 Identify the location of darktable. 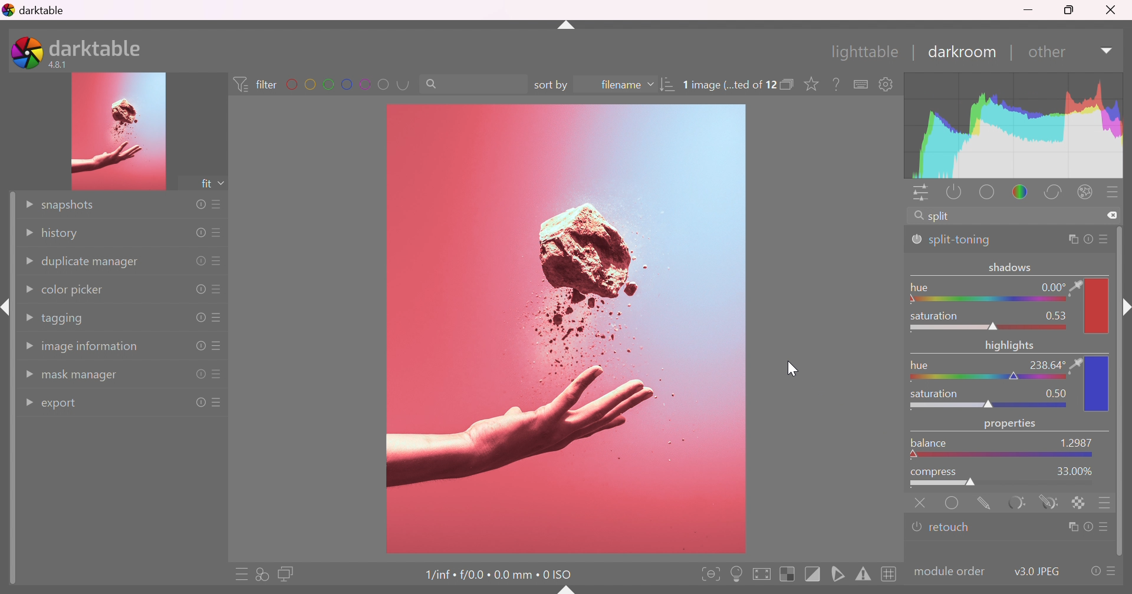
(37, 9).